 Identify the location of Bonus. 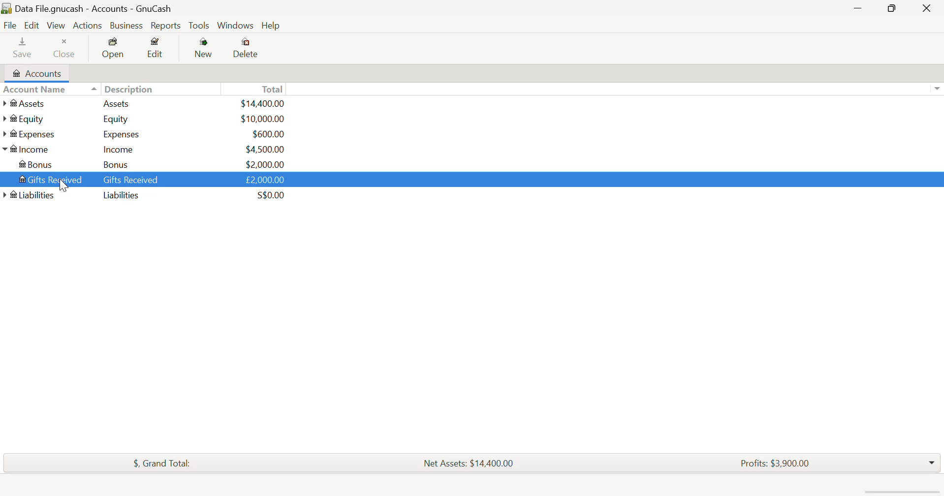
(121, 165).